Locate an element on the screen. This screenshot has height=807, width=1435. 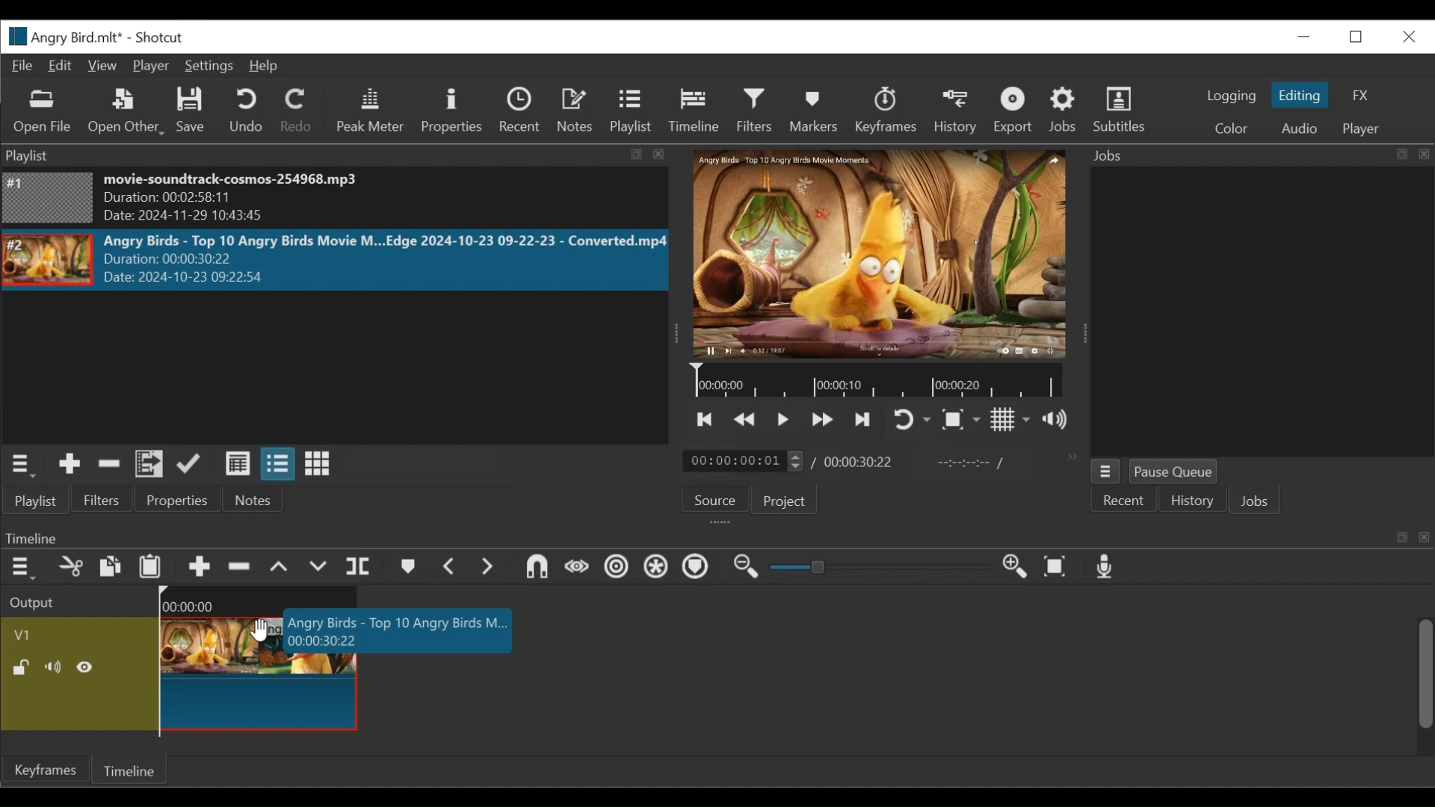
Redo is located at coordinates (298, 111).